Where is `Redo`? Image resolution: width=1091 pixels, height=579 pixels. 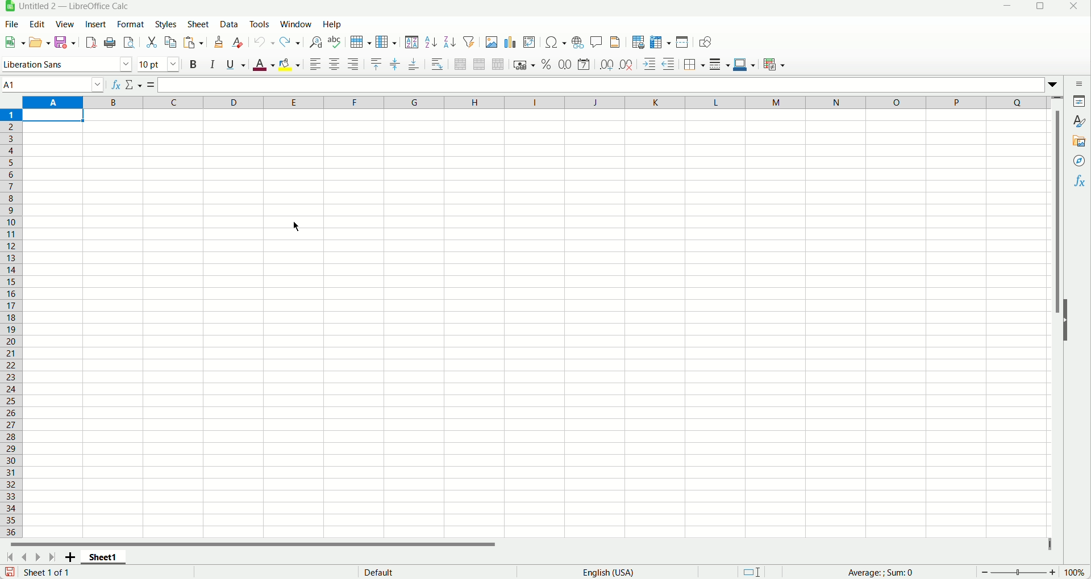
Redo is located at coordinates (292, 42).